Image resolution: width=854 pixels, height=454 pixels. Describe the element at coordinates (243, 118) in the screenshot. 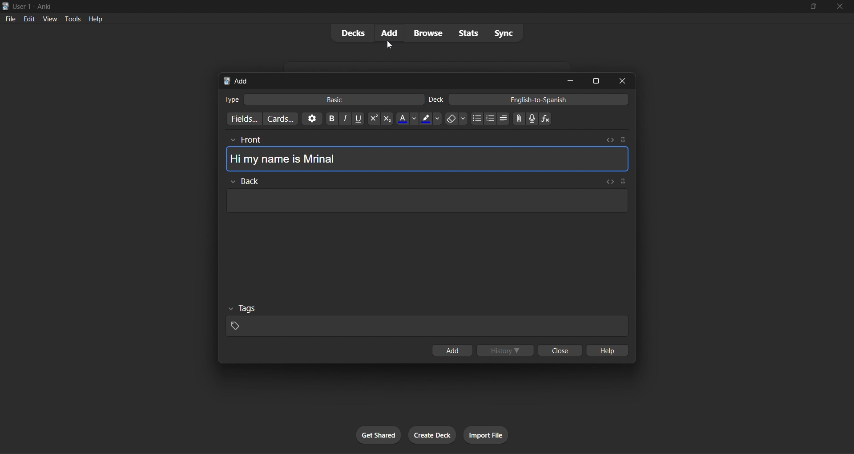

I see `customize fields` at that location.